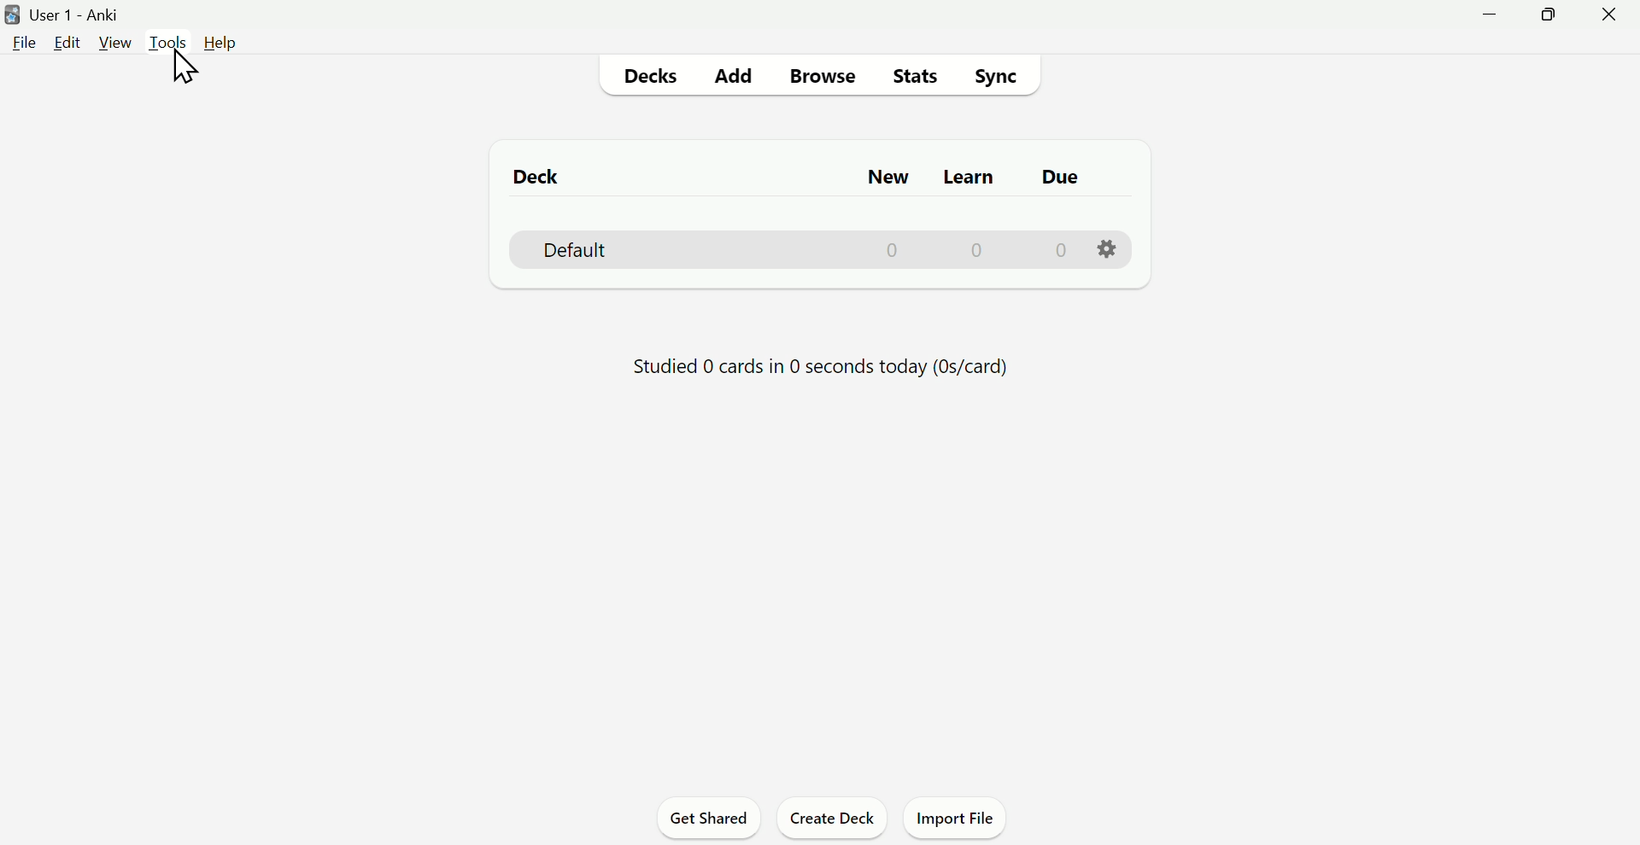 Image resolution: width=1640 pixels, height=845 pixels. Describe the element at coordinates (732, 73) in the screenshot. I see `Add` at that location.